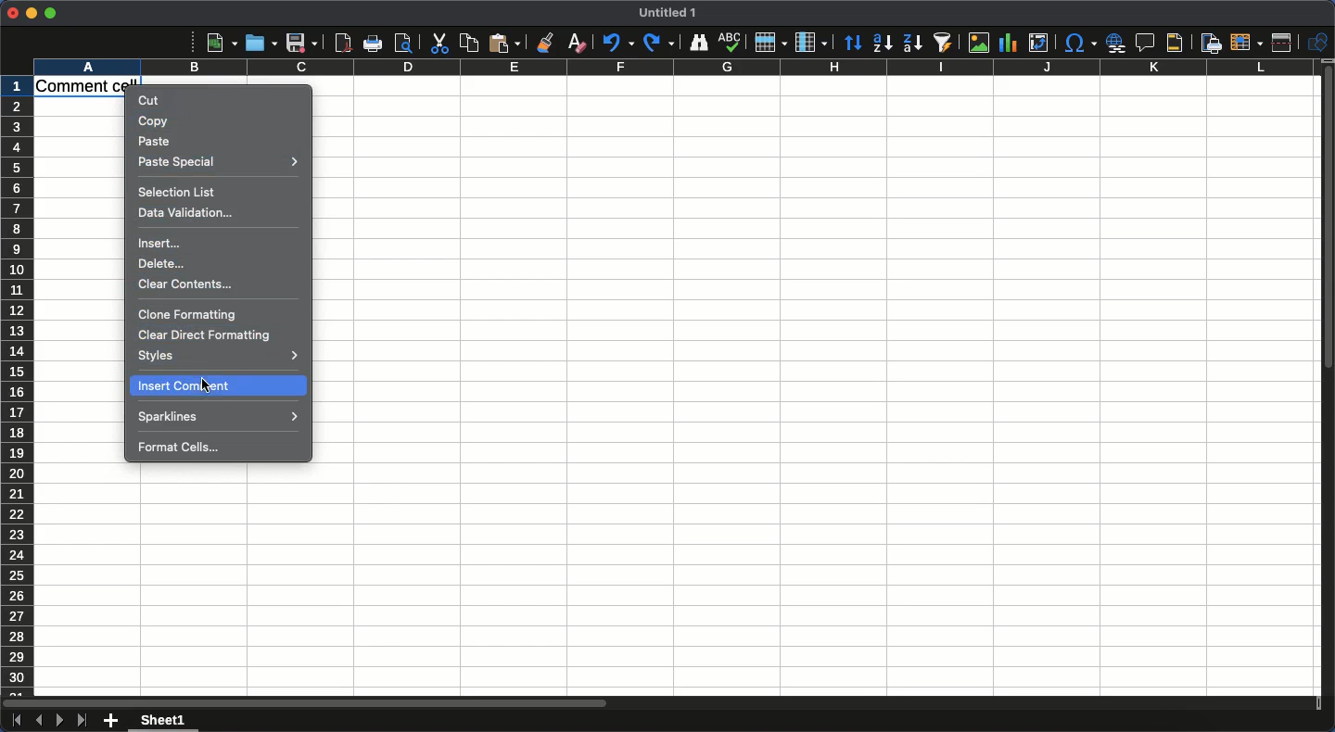  Describe the element at coordinates (880, 42) in the screenshot. I see `Ascending` at that location.